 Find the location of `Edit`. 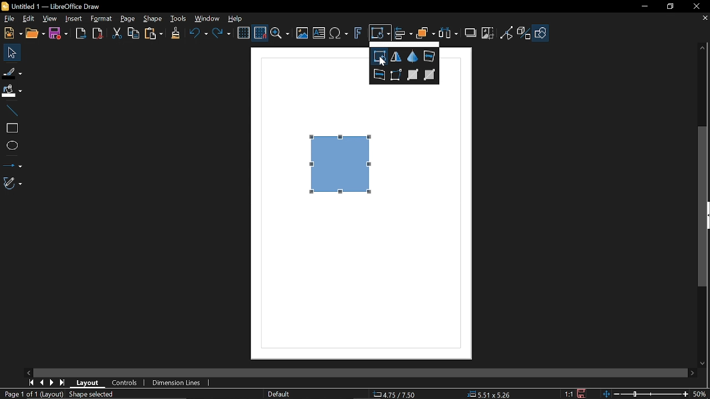

Edit is located at coordinates (28, 19).